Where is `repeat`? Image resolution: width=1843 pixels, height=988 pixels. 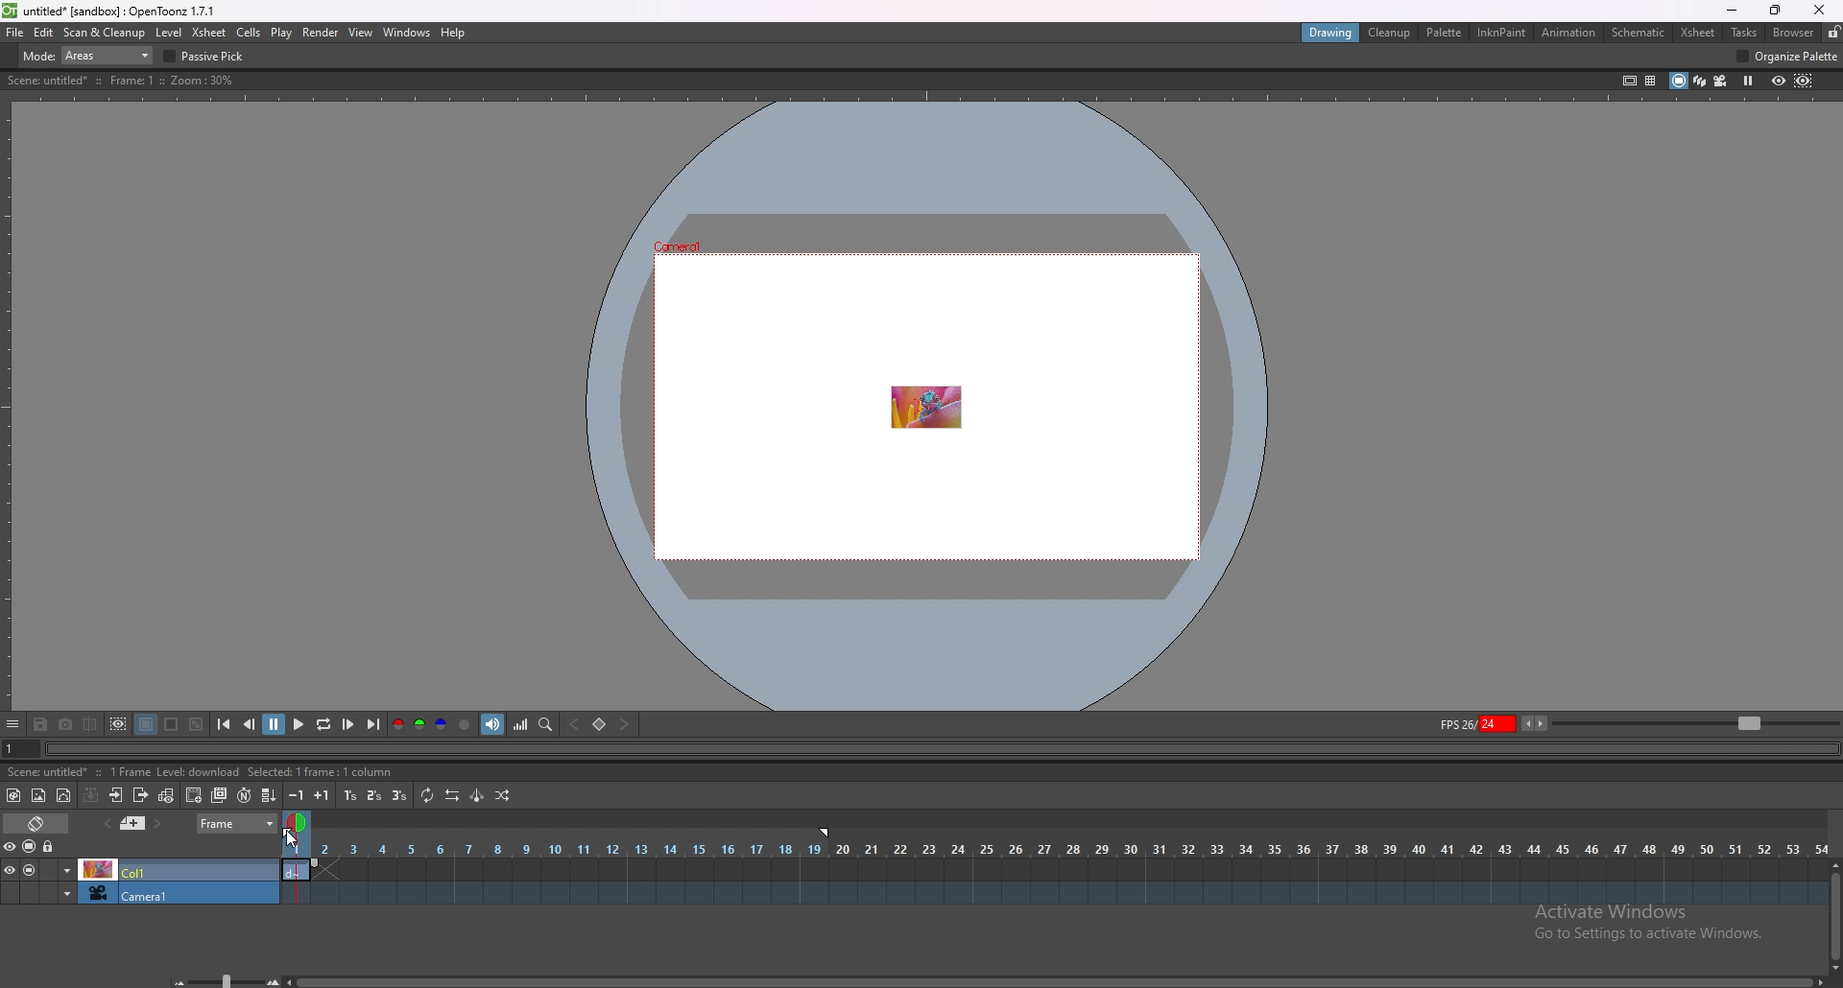 repeat is located at coordinates (429, 796).